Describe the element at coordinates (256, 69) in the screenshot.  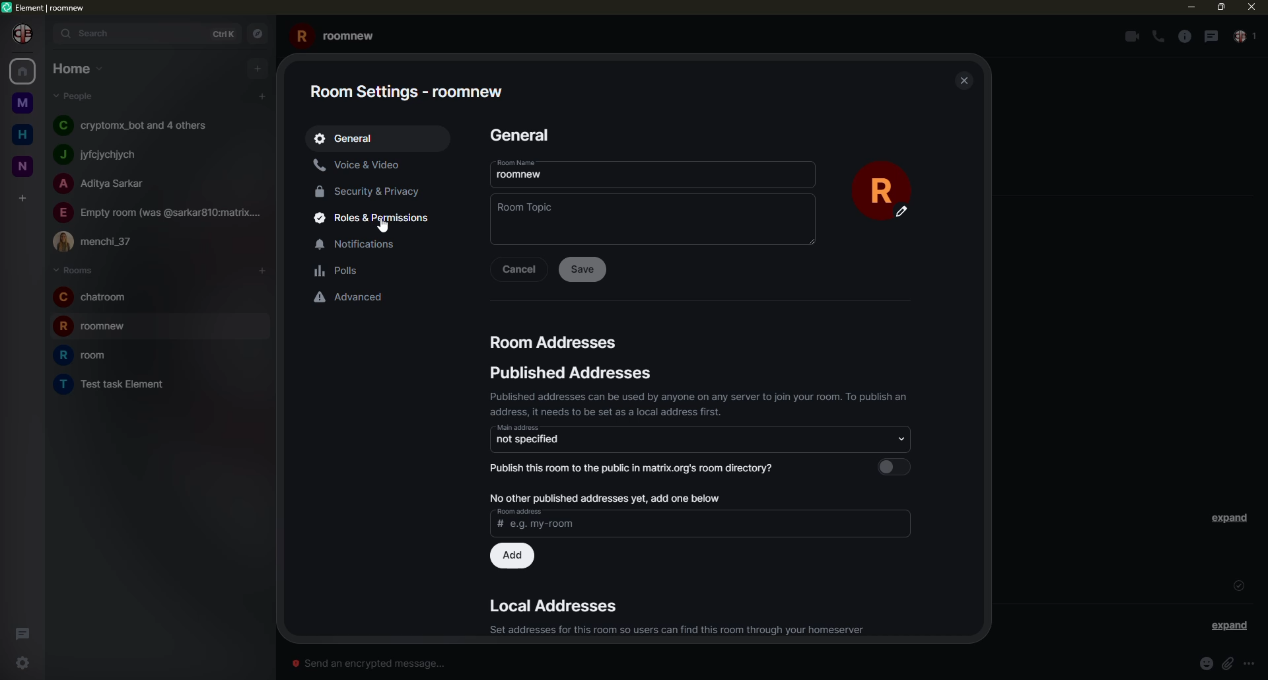
I see `add` at that location.